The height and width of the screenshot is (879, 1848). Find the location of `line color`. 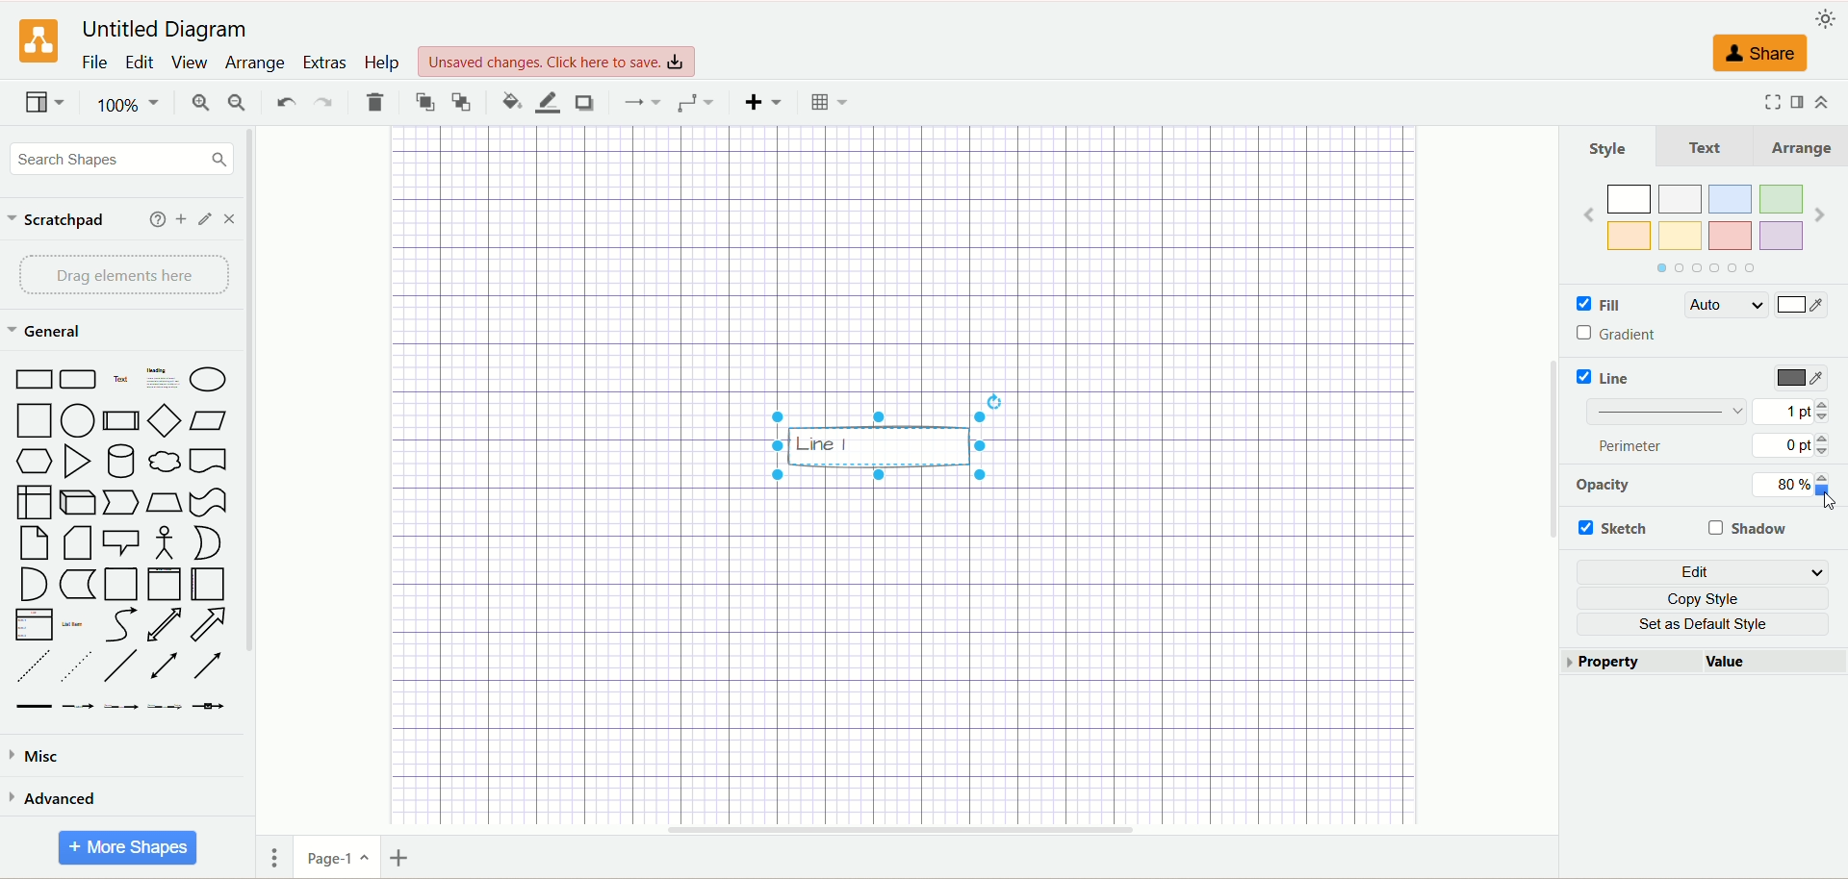

line color is located at coordinates (545, 102).